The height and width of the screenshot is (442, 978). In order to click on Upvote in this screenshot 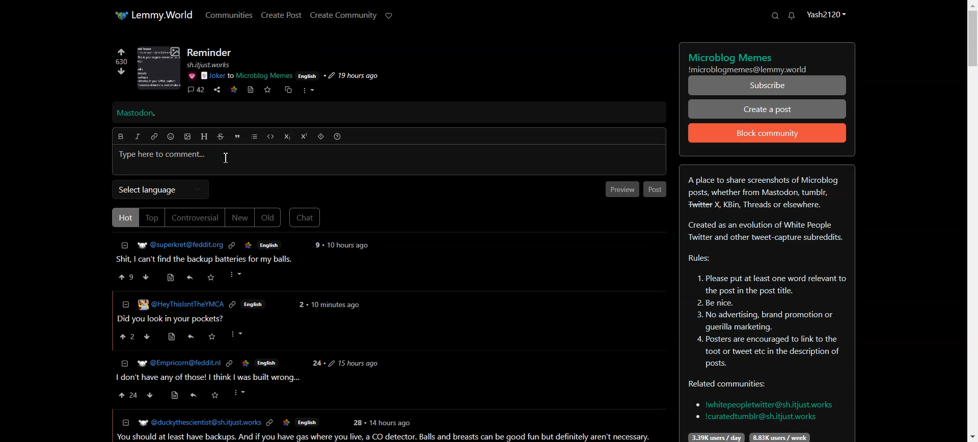, I will do `click(121, 56)`.